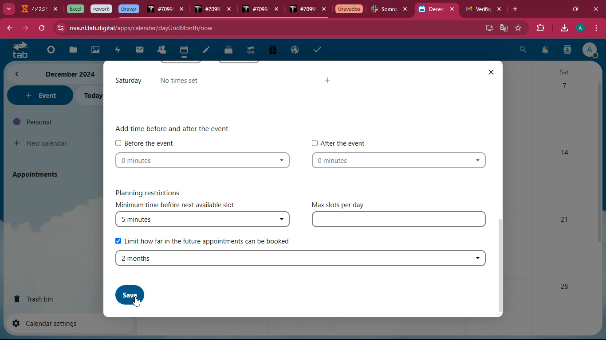  What do you see at coordinates (49, 50) in the screenshot?
I see `beginning` at bounding box center [49, 50].